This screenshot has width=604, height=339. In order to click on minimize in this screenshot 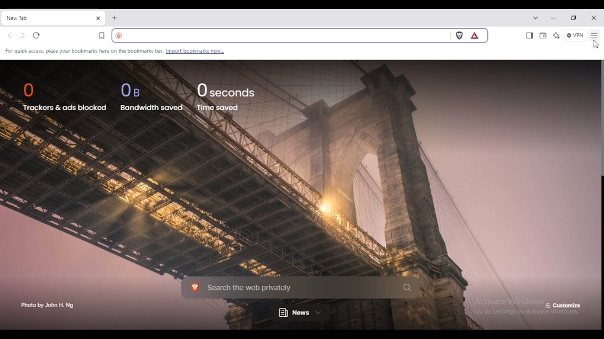, I will do `click(554, 18)`.